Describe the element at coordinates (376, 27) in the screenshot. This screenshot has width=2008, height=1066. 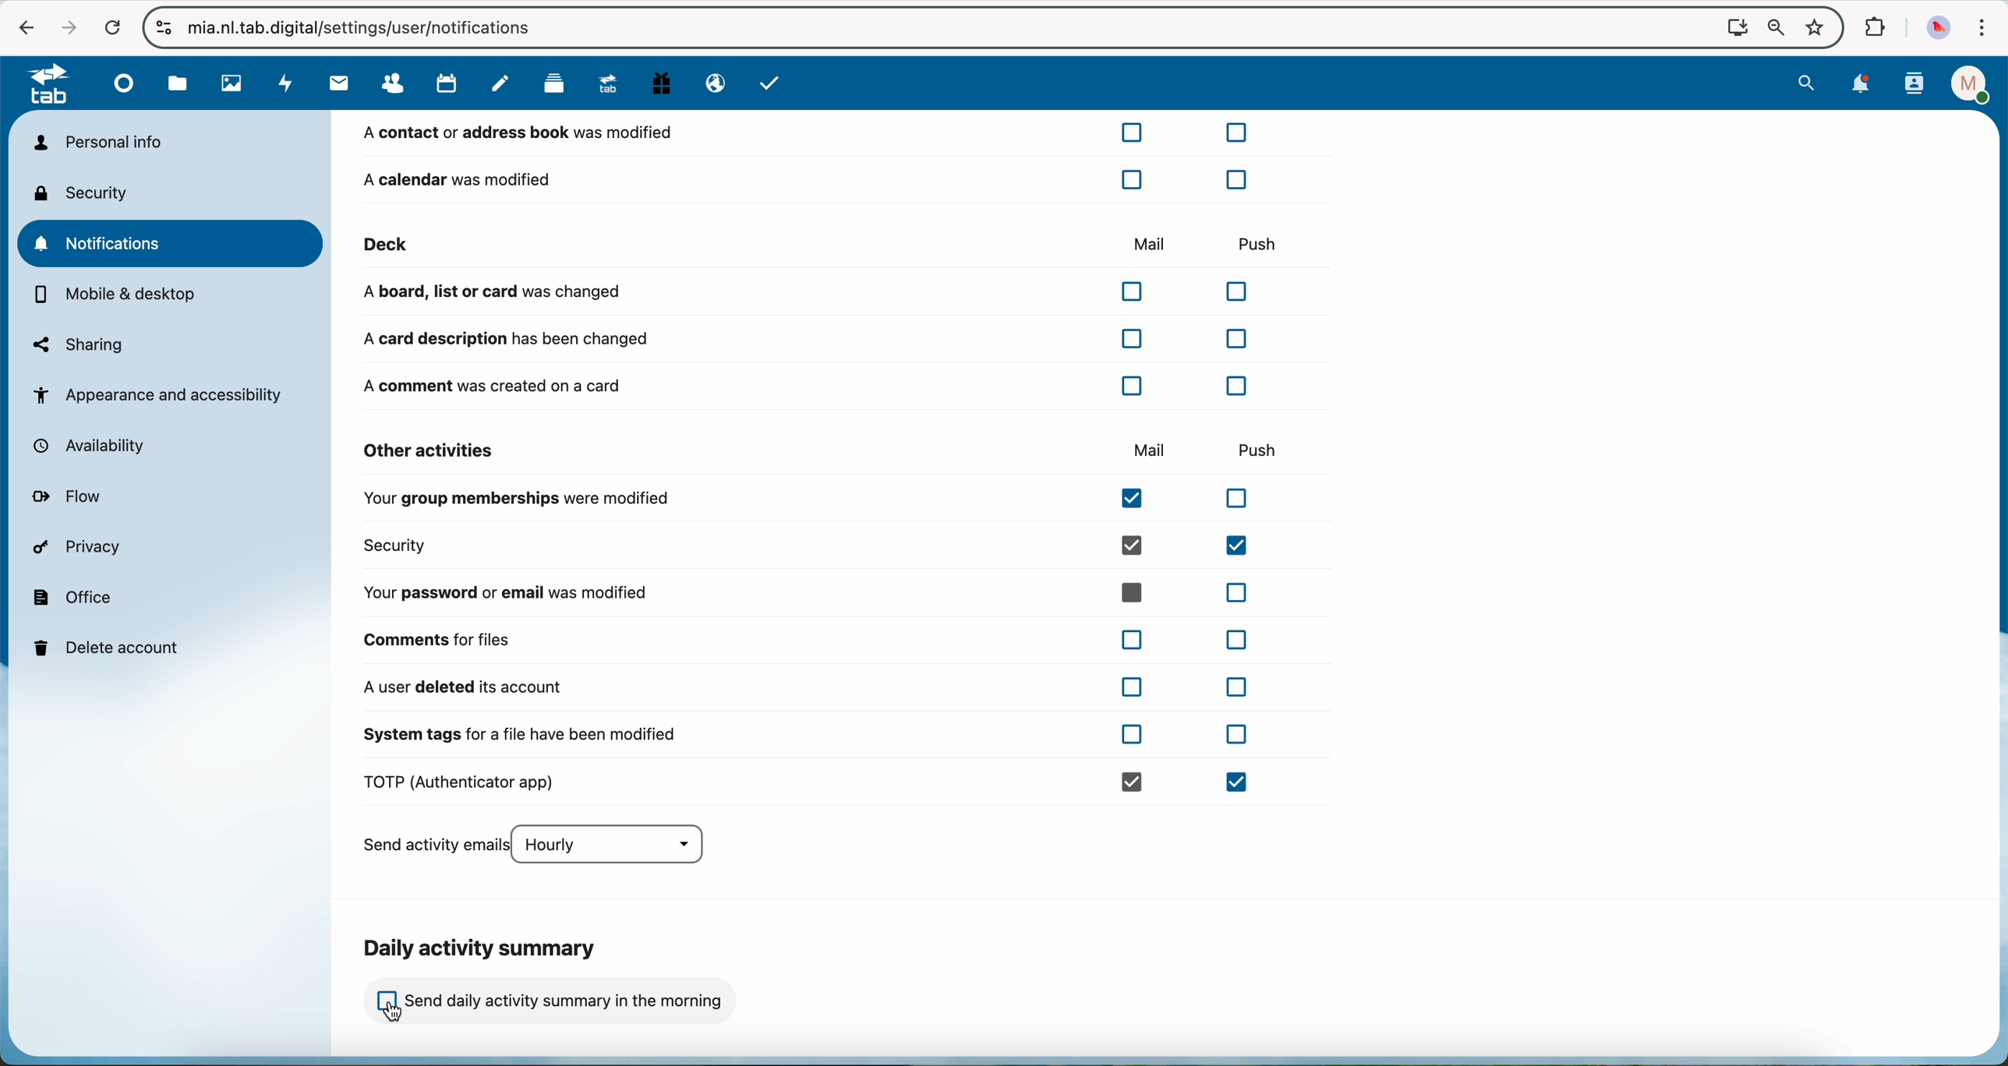
I see `url` at that location.